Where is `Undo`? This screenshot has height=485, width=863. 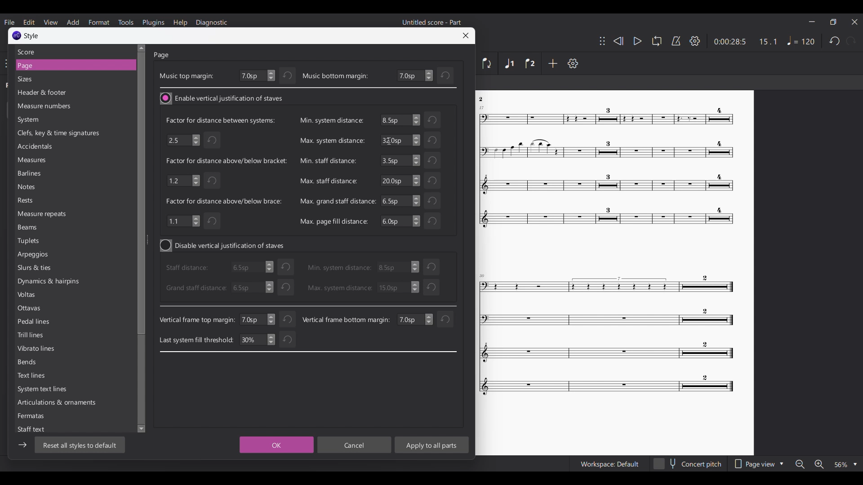 Undo is located at coordinates (434, 140).